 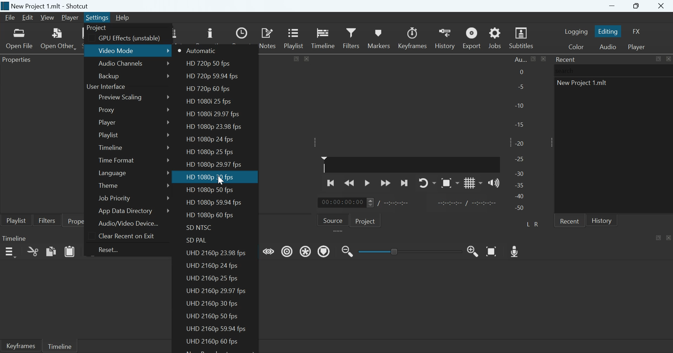 What do you see at coordinates (306, 251) in the screenshot?
I see `Ripple all tracks` at bounding box center [306, 251].